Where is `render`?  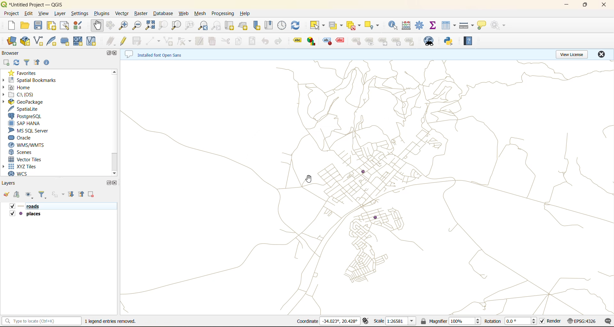 render is located at coordinates (553, 322).